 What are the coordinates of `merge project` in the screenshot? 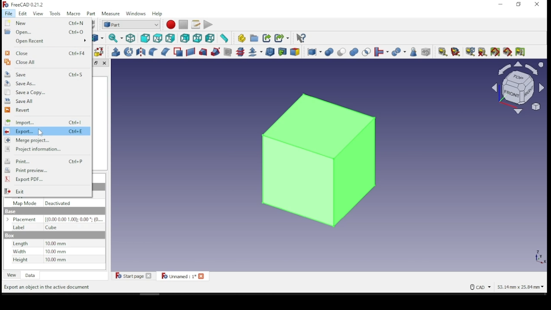 It's located at (45, 140).